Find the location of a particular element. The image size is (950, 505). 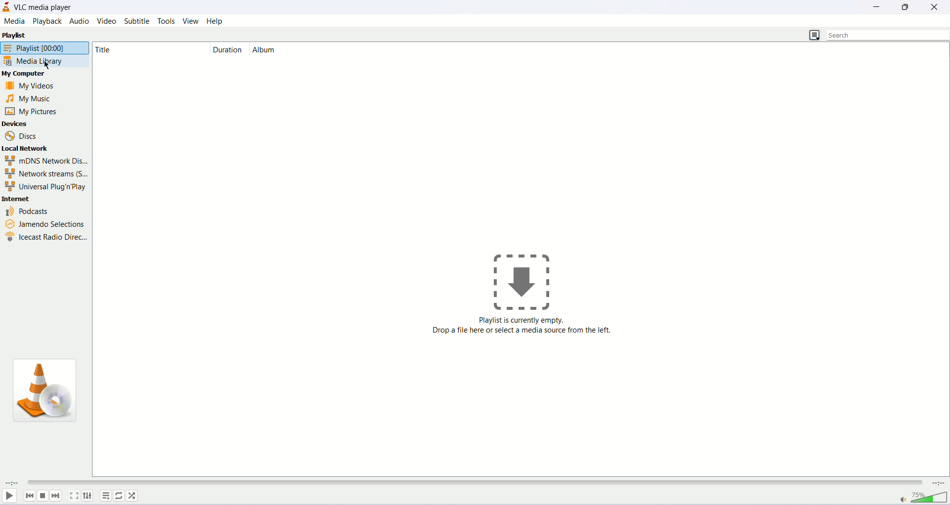

maximize is located at coordinates (908, 7).